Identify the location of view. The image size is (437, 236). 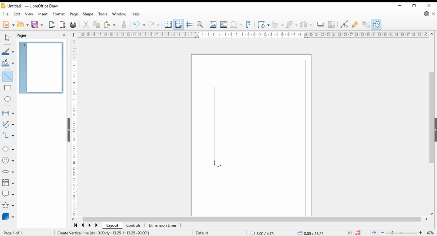
(29, 14).